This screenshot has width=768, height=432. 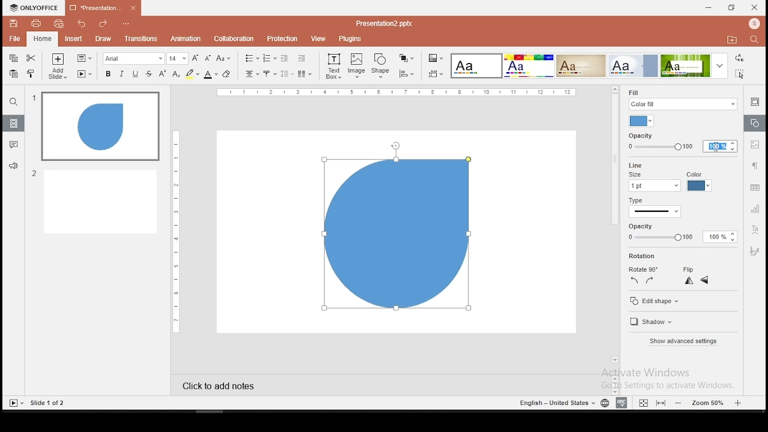 What do you see at coordinates (654, 182) in the screenshot?
I see `line size` at bounding box center [654, 182].